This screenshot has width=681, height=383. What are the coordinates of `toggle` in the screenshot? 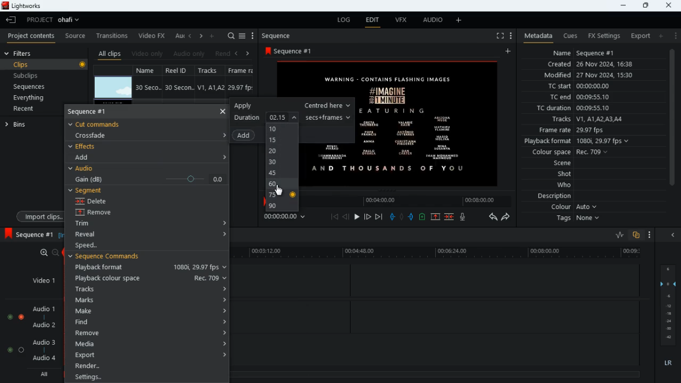 It's located at (22, 349).